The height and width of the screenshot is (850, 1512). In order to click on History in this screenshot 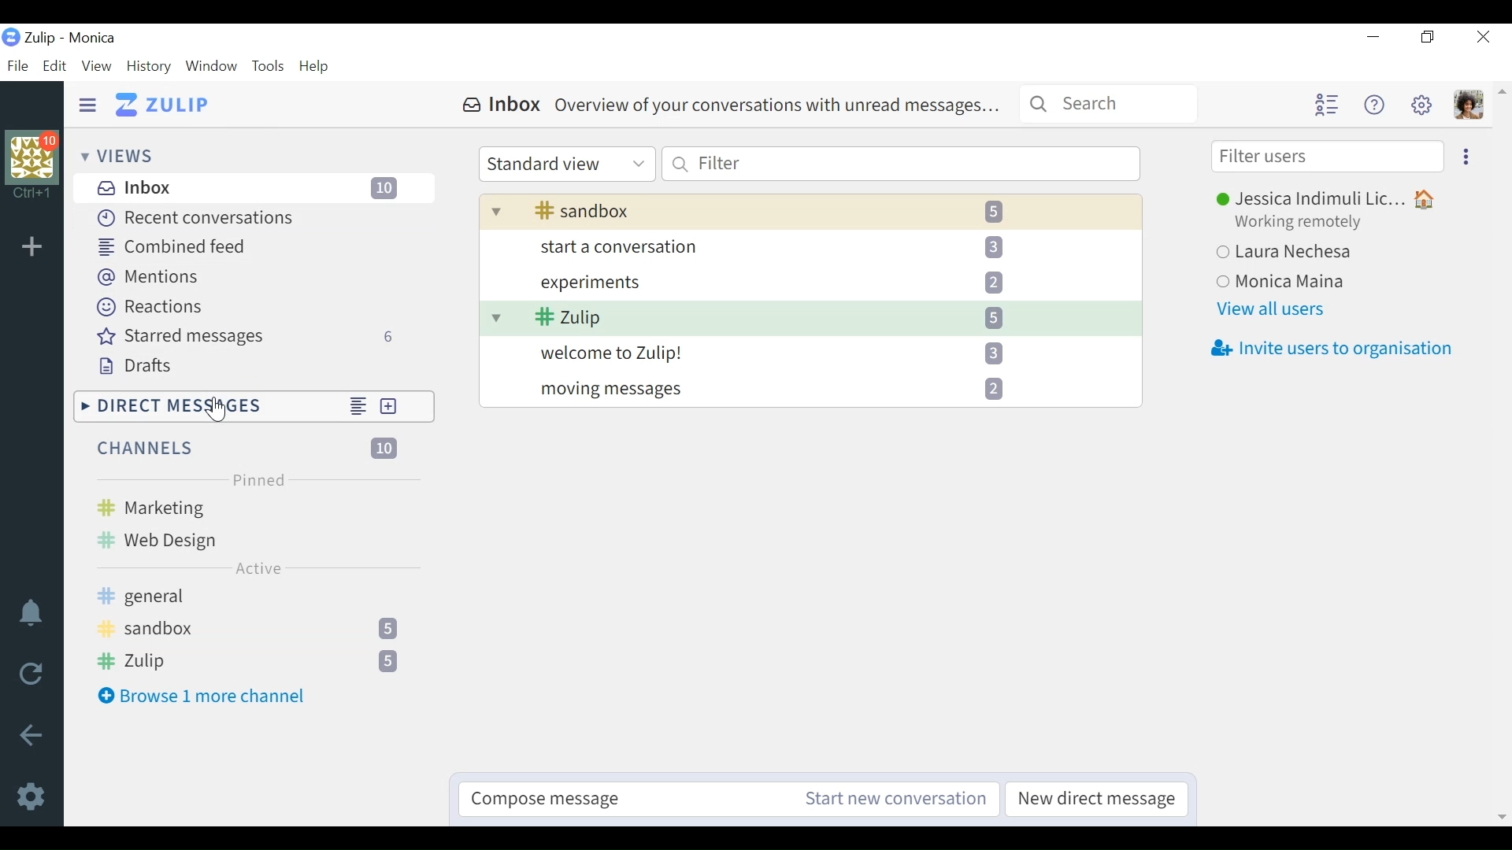, I will do `click(148, 66)`.